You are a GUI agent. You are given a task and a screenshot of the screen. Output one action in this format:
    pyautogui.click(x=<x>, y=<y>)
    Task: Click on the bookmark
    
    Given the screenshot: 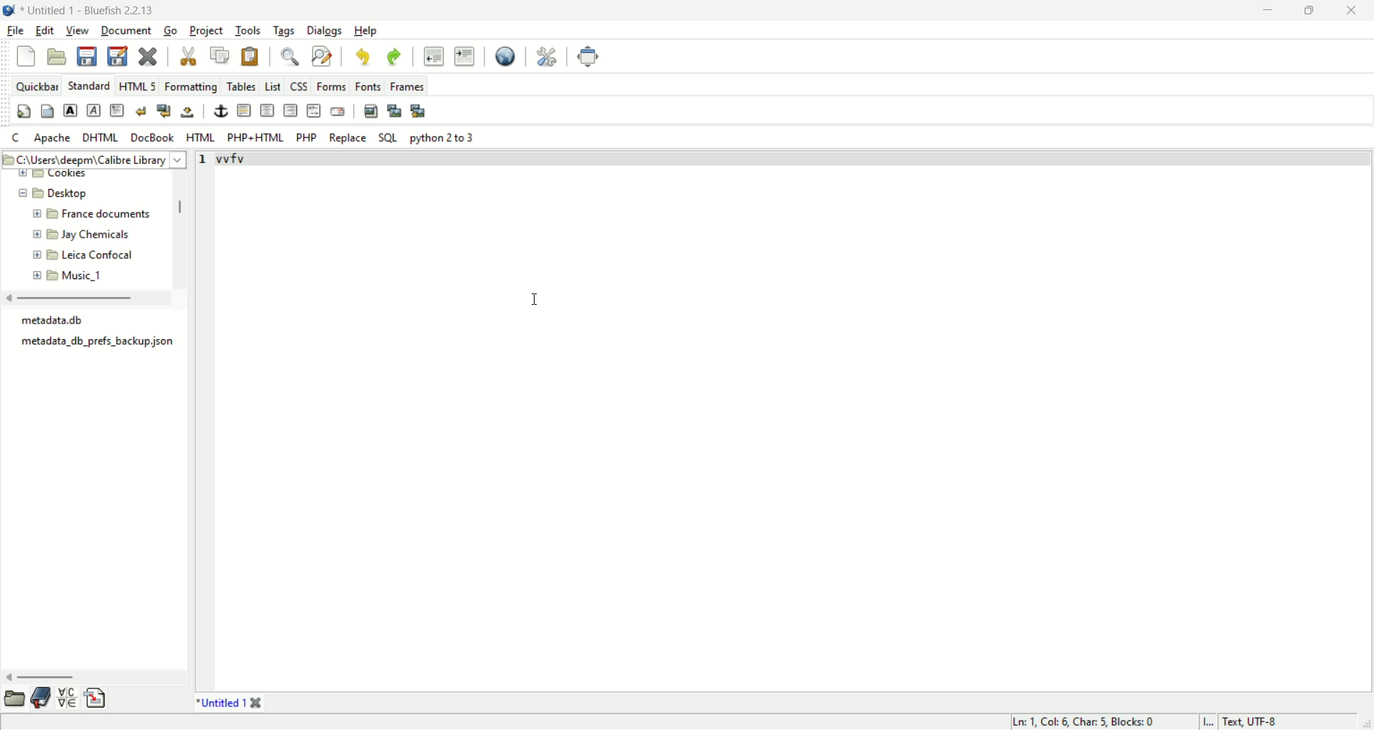 What is the action you would take?
    pyautogui.click(x=41, y=698)
    